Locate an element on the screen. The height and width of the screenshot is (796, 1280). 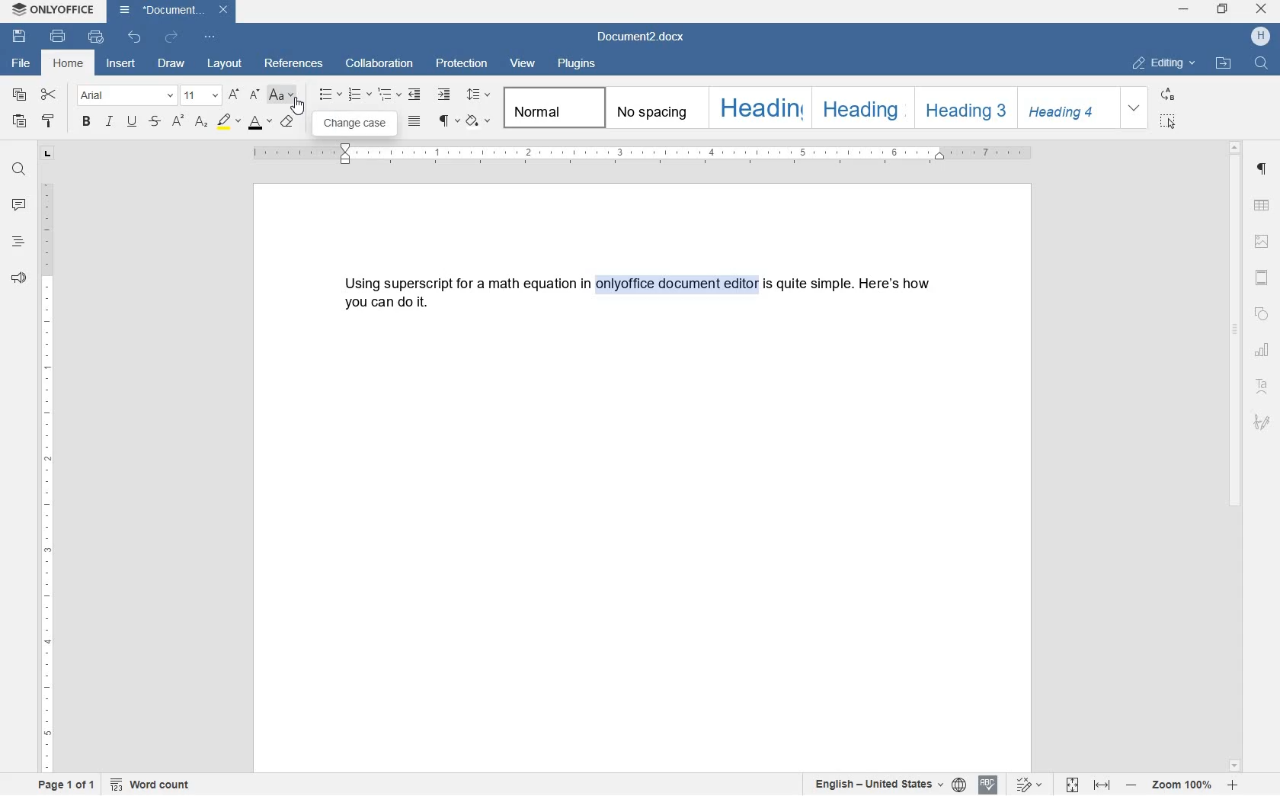
page 1 of 1 is located at coordinates (68, 787).